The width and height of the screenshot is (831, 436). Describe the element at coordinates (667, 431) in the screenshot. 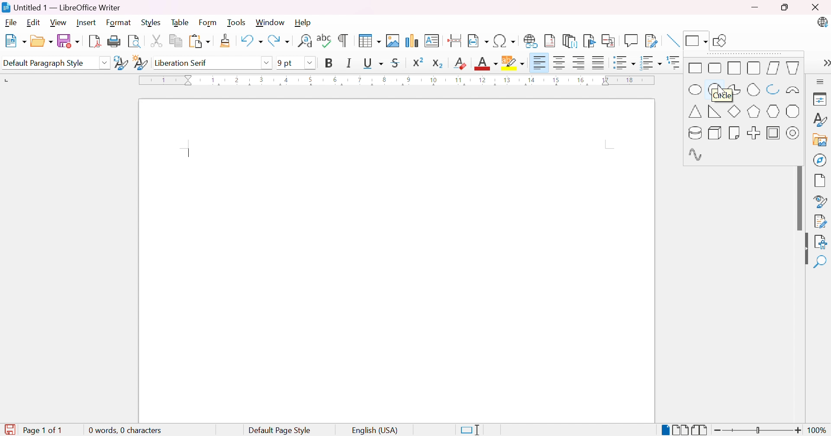

I see `Single-page view` at that location.